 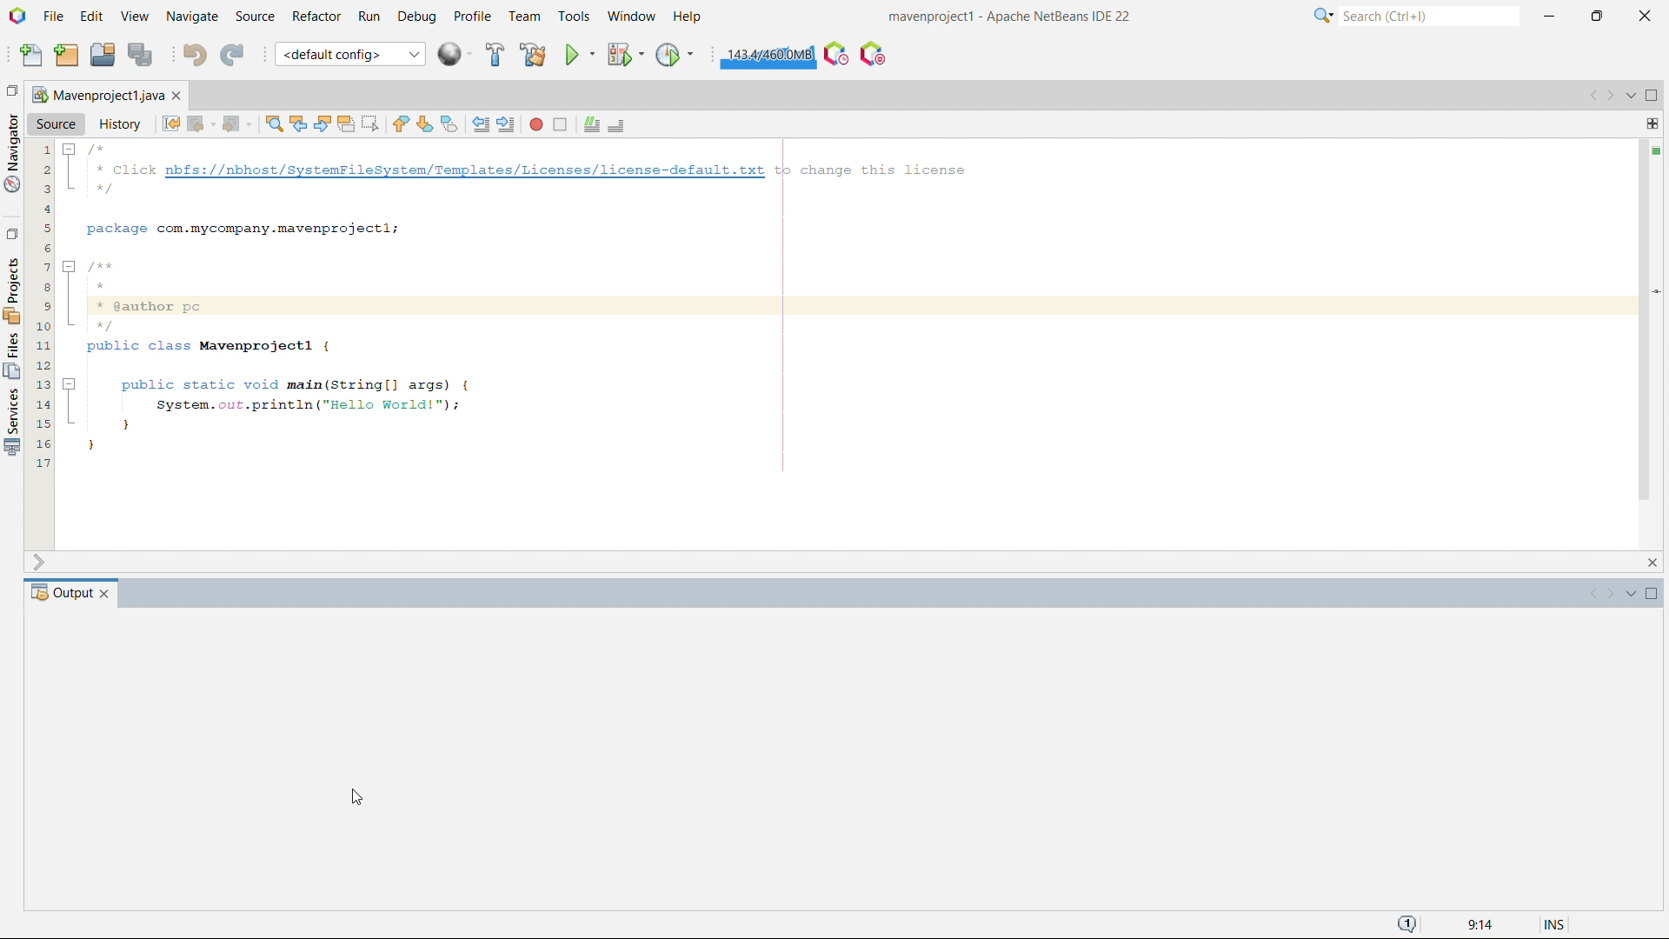 What do you see at coordinates (317, 17) in the screenshot?
I see `refactor` at bounding box center [317, 17].